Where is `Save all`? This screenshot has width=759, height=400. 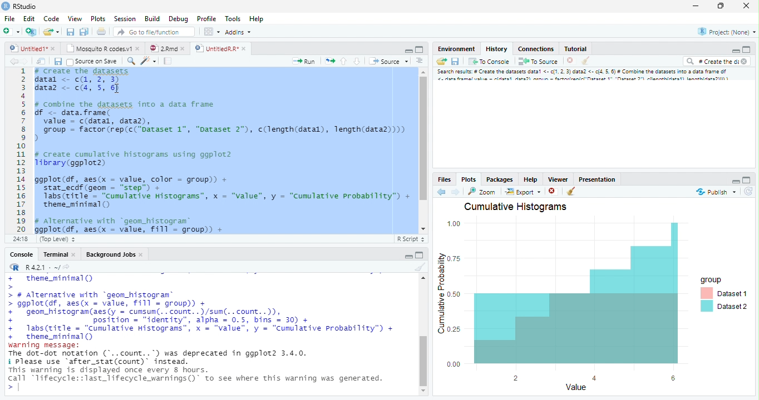
Save all is located at coordinates (84, 32).